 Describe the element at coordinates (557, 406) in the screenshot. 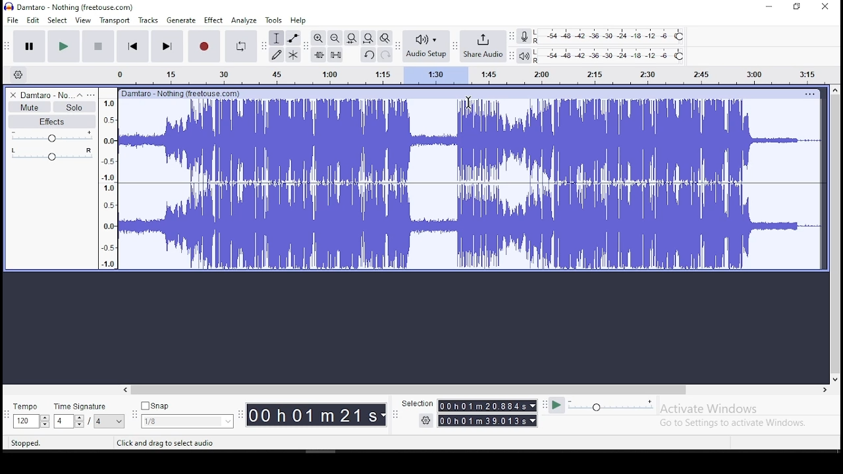

I see `Play` at that location.